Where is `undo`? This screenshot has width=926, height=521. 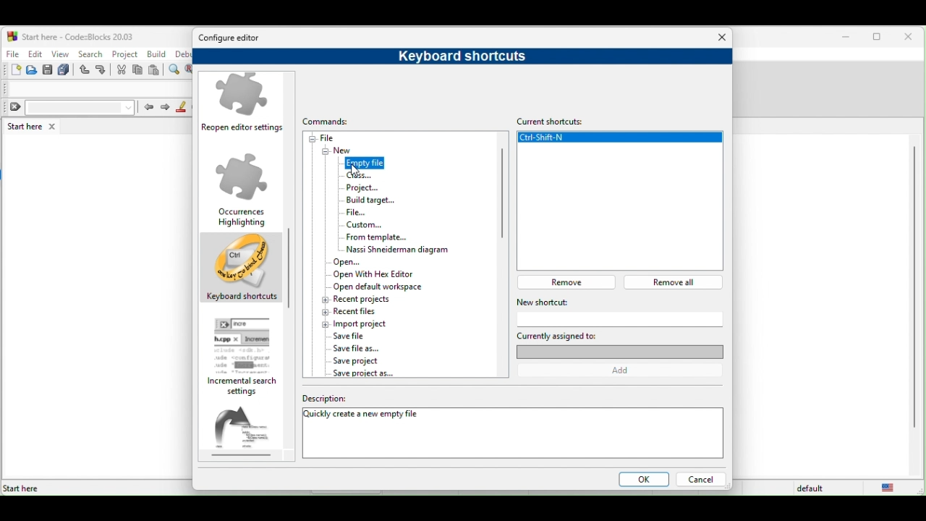 undo is located at coordinates (85, 70).